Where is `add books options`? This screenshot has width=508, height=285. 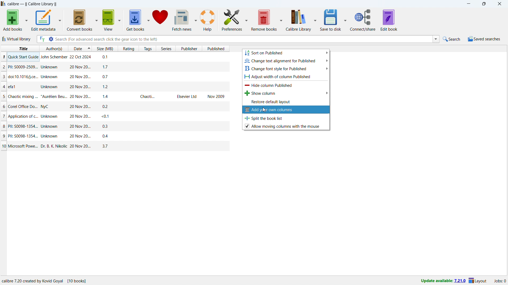 add books options is located at coordinates (26, 20).